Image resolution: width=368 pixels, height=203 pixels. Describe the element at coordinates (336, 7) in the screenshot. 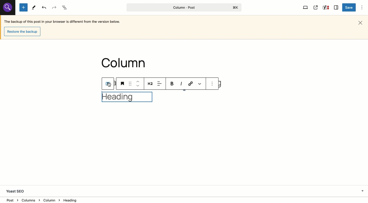

I see `Sidebar` at that location.